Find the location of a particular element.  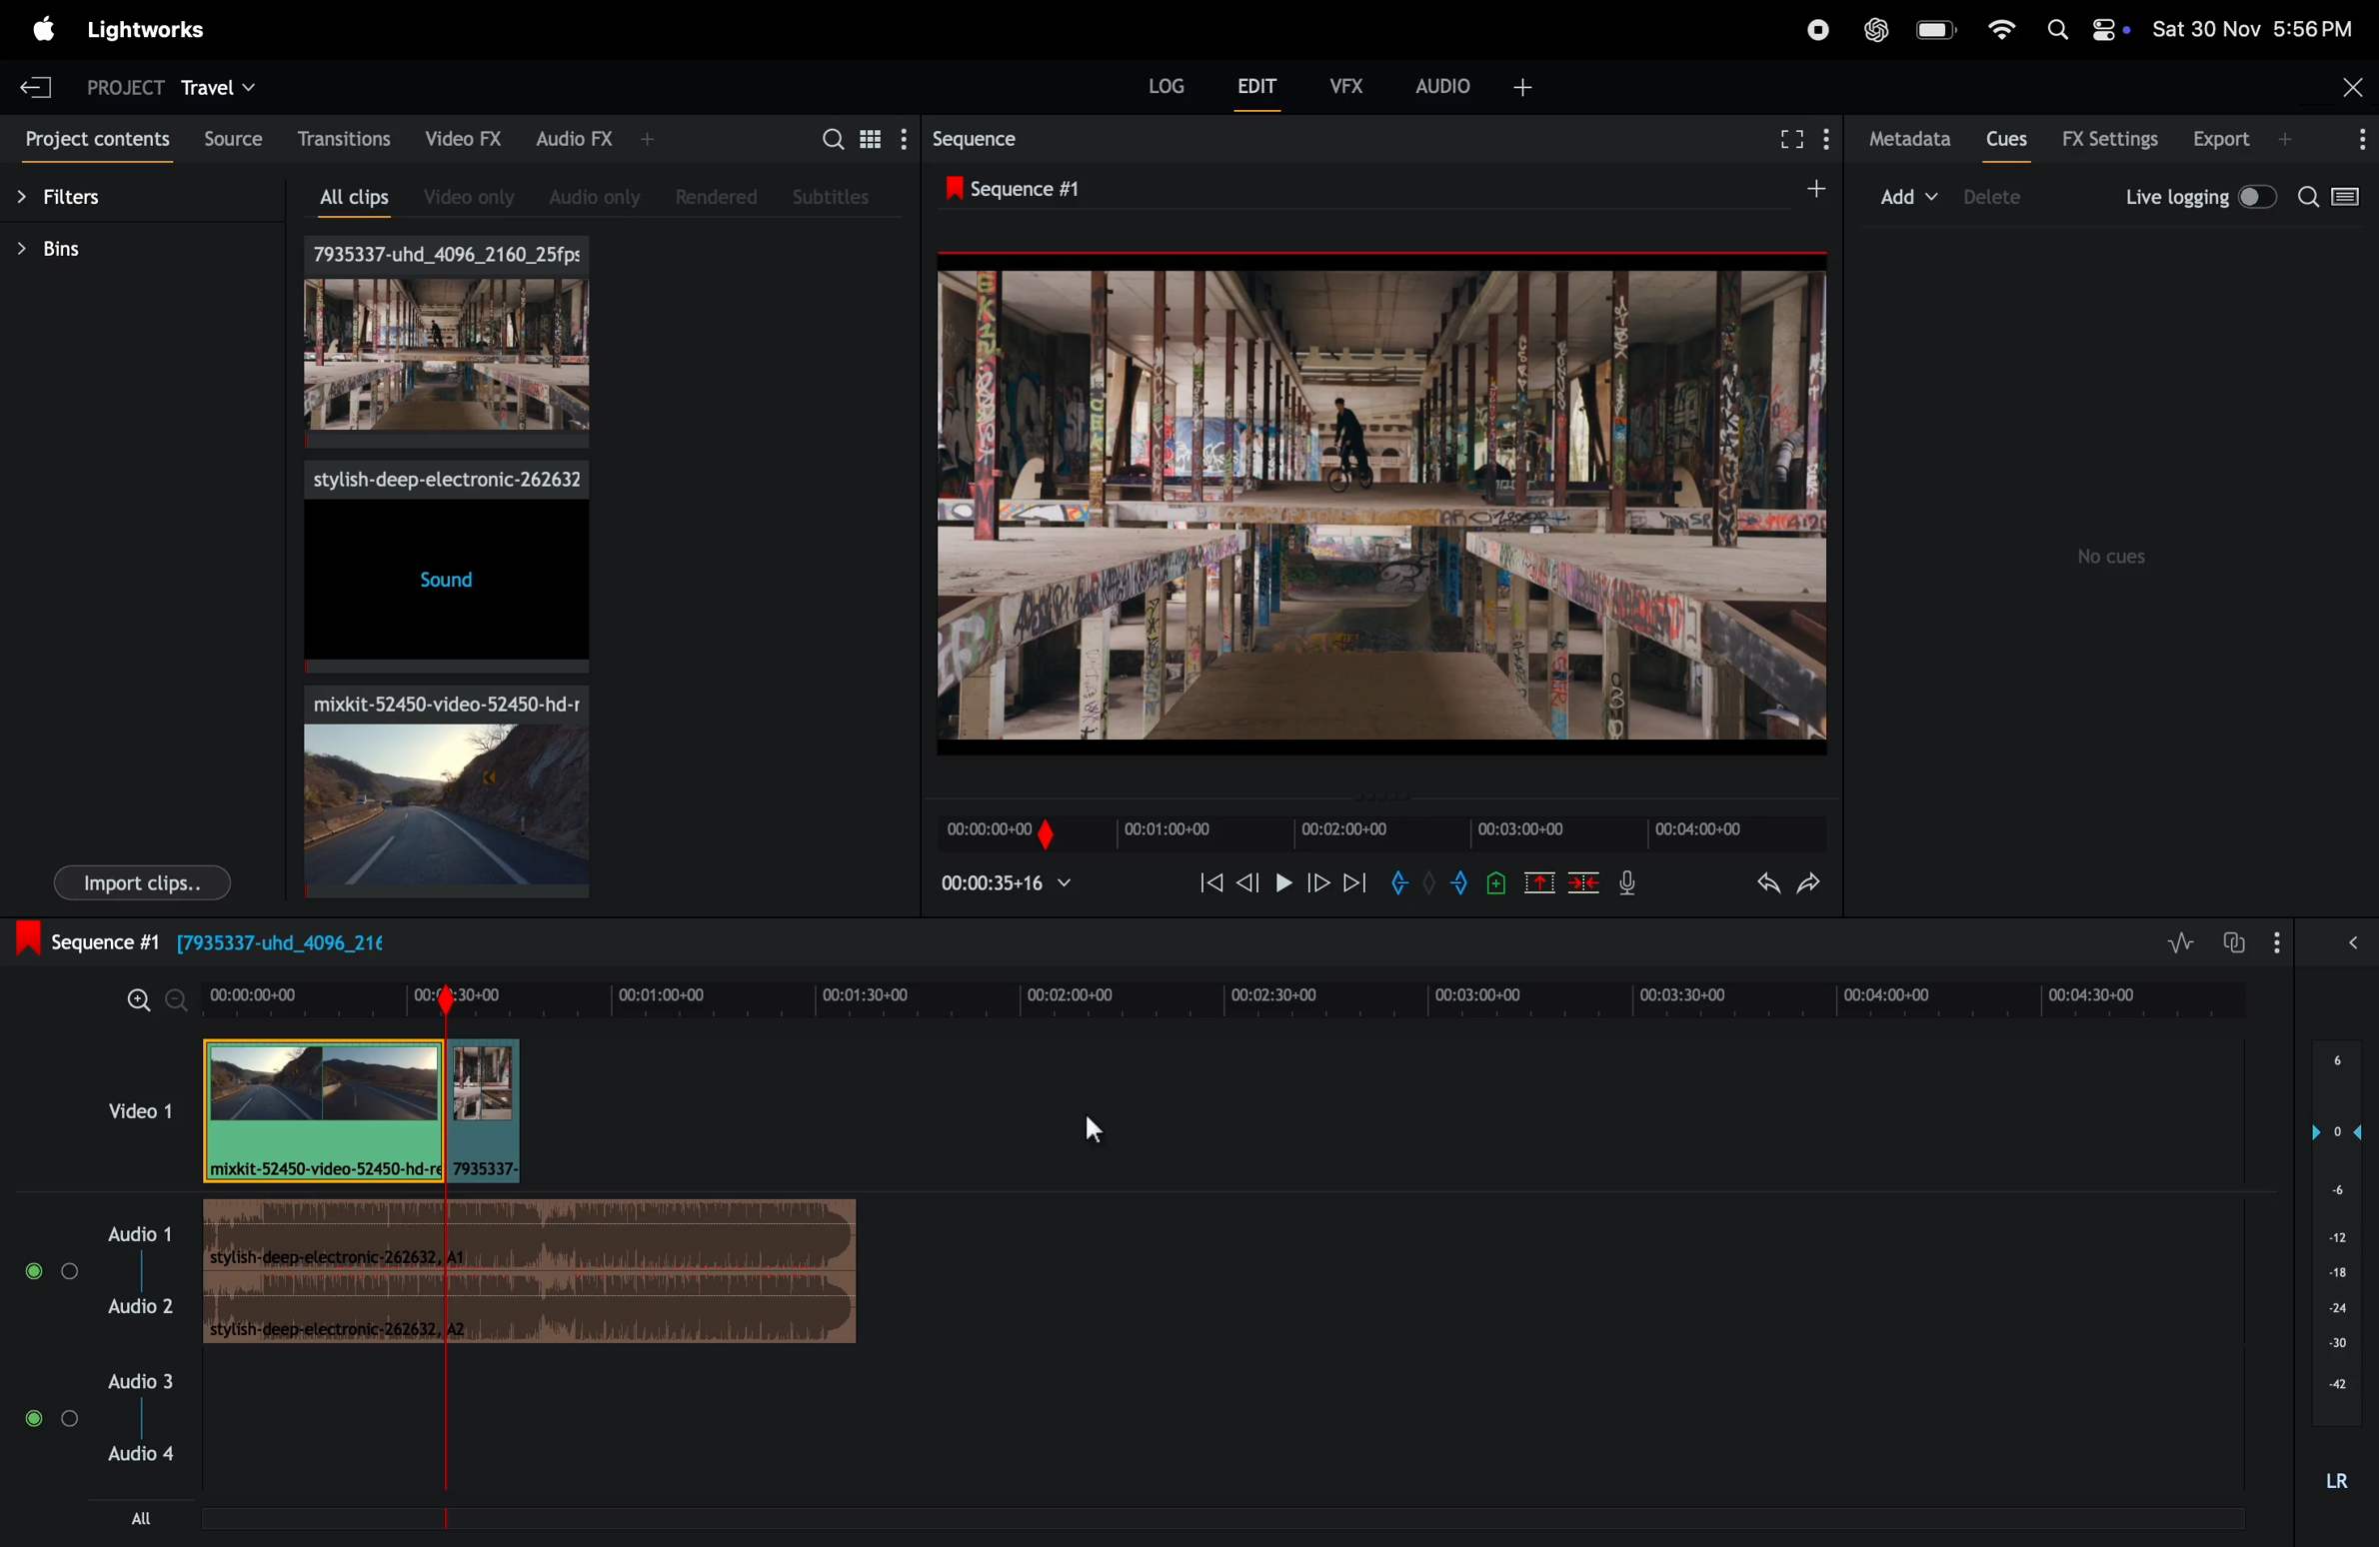

import clips is located at coordinates (142, 884).